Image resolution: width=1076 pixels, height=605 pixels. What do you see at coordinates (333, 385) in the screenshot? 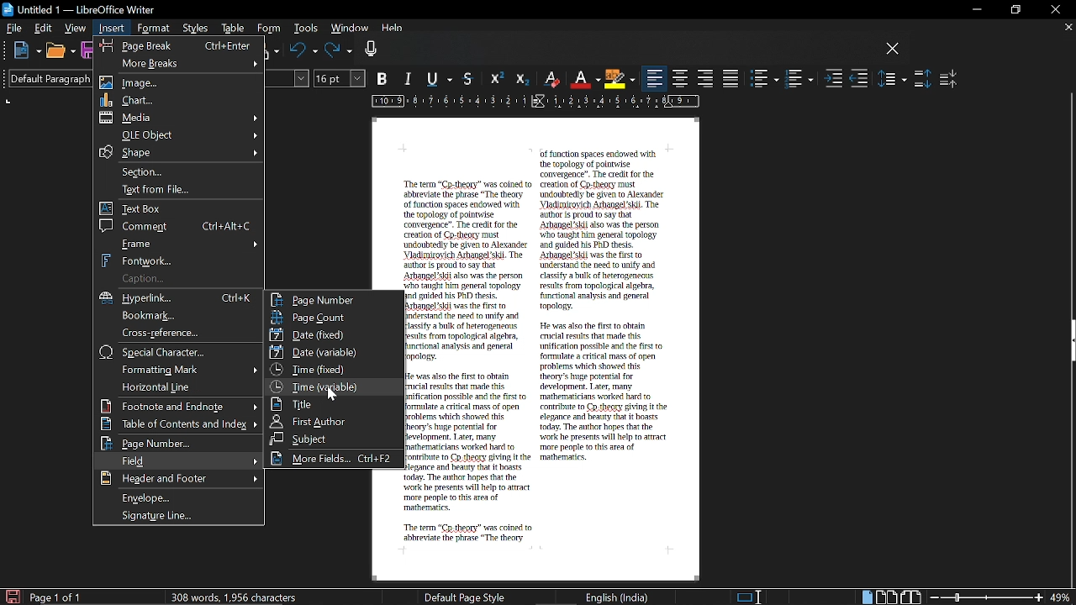
I see `Time variable` at bounding box center [333, 385].